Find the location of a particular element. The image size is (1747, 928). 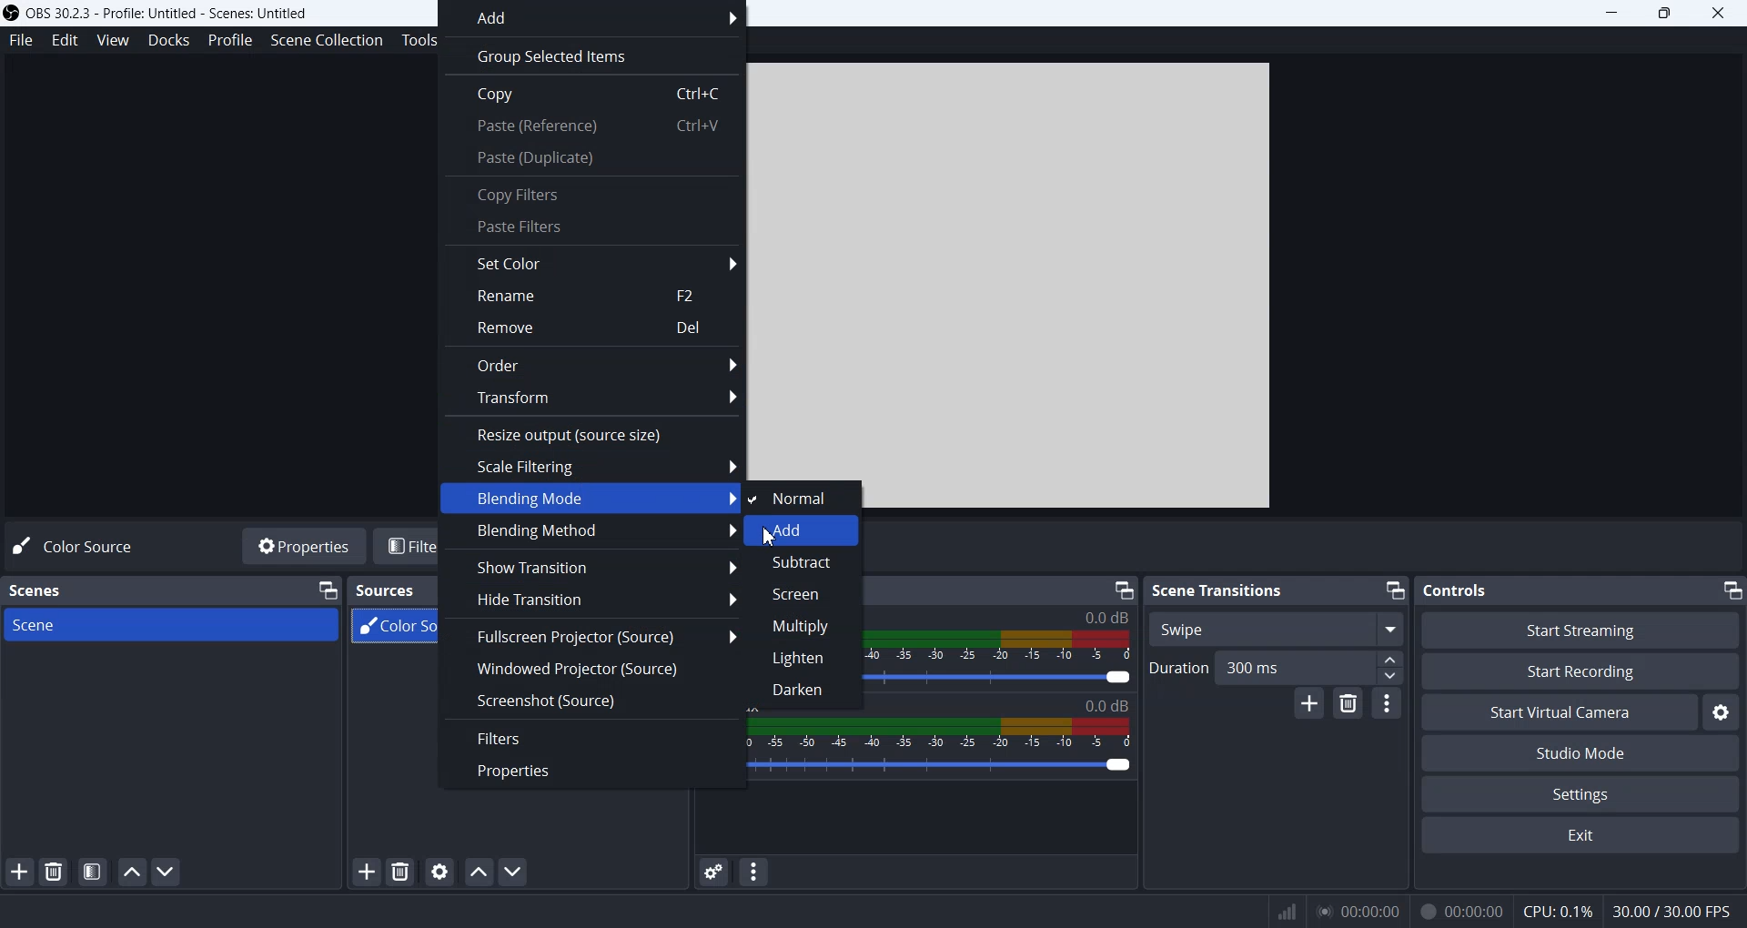

Profile is located at coordinates (229, 39).